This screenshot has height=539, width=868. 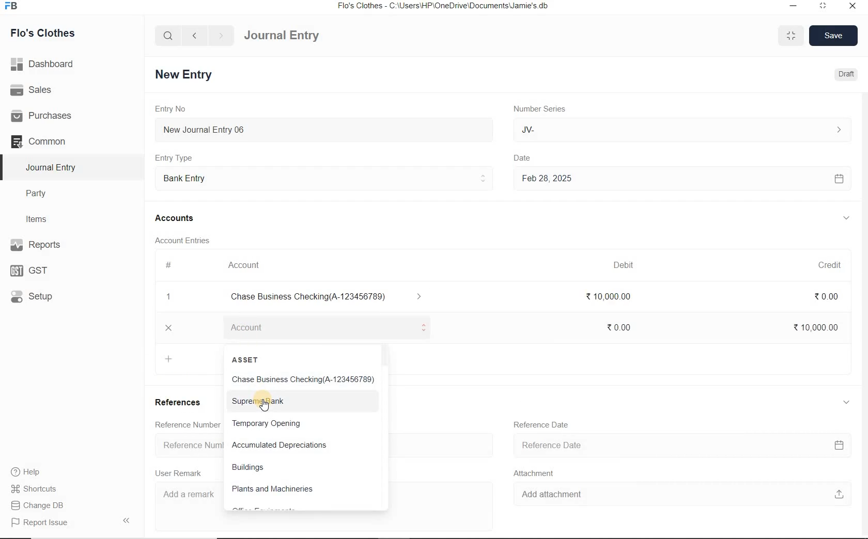 I want to click on Journal Entry, so click(x=300, y=34).